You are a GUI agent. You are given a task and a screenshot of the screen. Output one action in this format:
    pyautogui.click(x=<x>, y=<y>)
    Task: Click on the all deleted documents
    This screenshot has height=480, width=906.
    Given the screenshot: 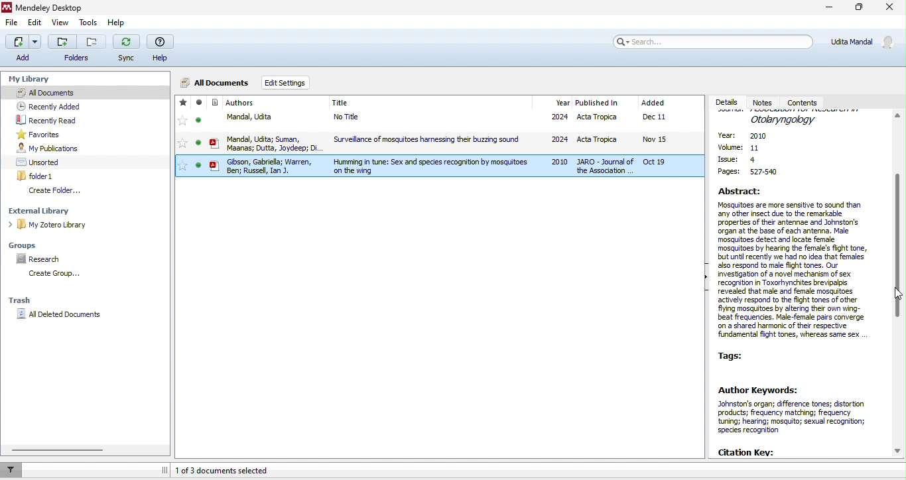 What is the action you would take?
    pyautogui.click(x=62, y=315)
    